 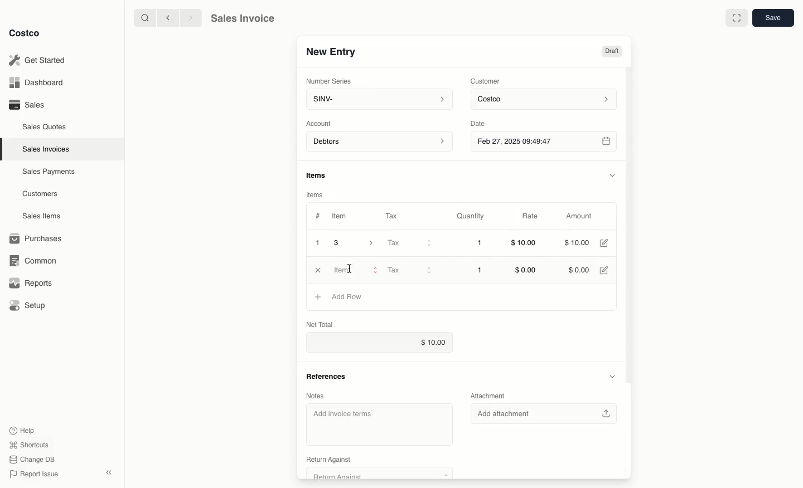 What do you see at coordinates (31, 260) in the screenshot?
I see `Common` at bounding box center [31, 260].